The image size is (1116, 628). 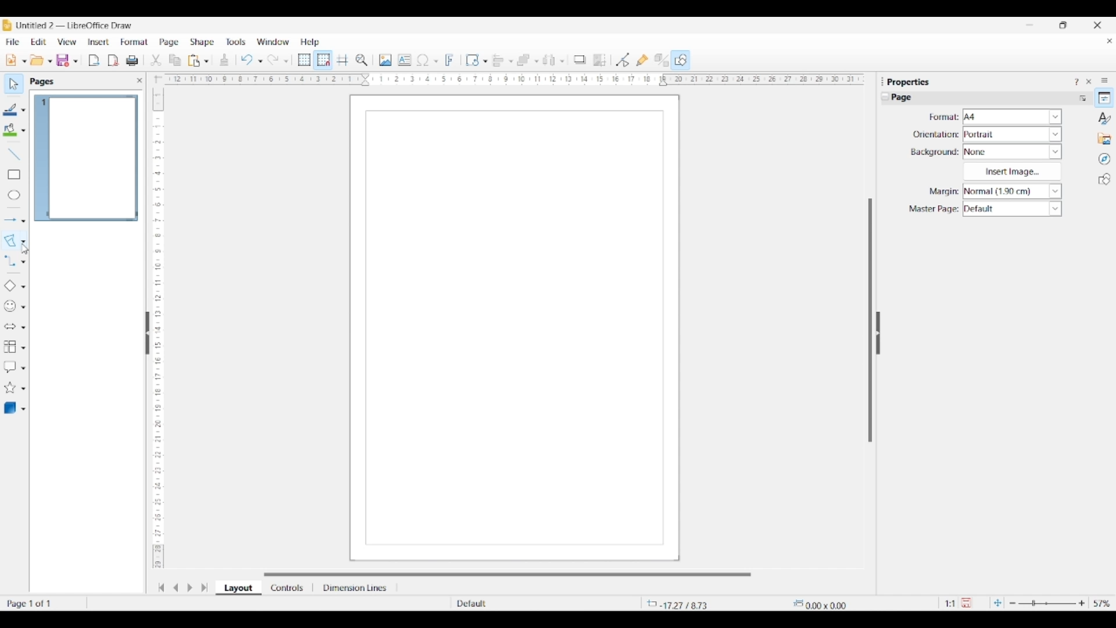 I want to click on Selected callout shape, so click(x=9, y=366).